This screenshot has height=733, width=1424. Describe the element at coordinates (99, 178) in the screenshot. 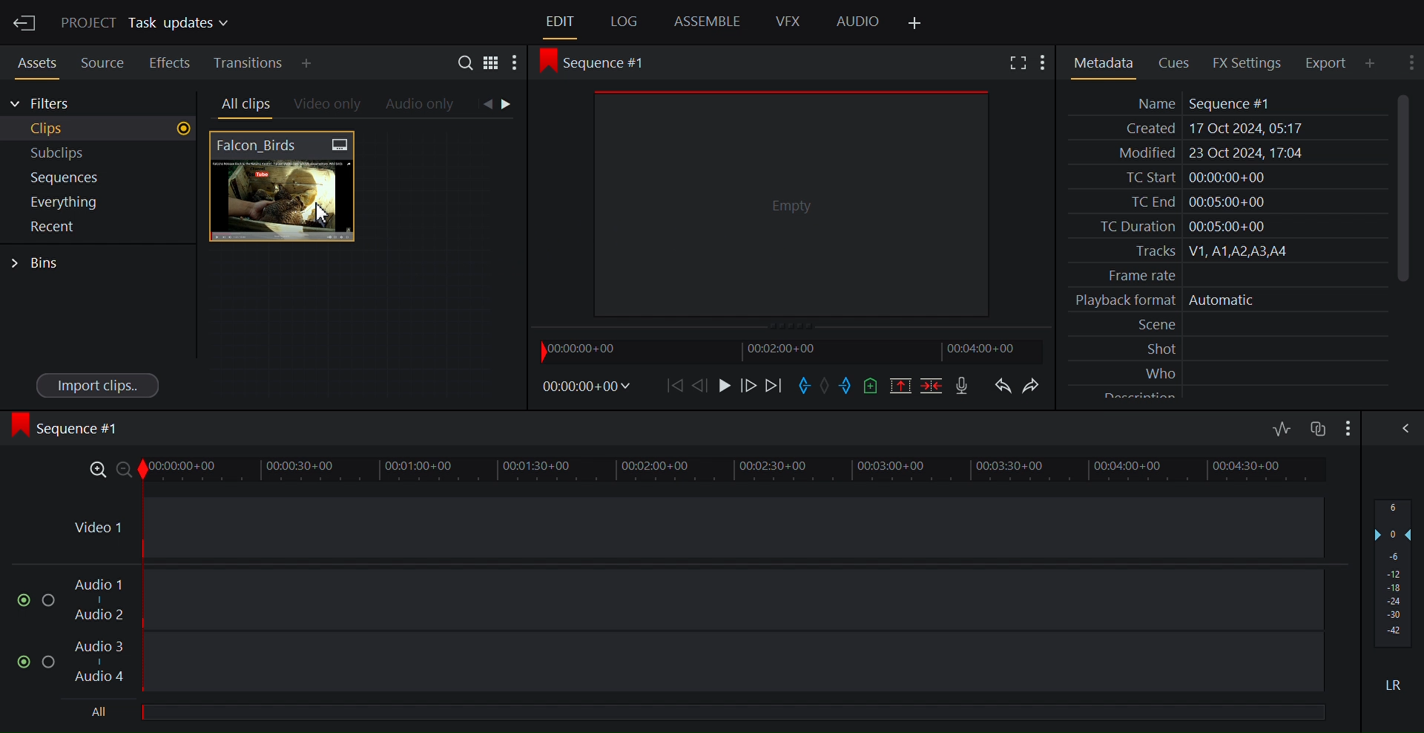

I see `Show Sequences in the current project` at that location.